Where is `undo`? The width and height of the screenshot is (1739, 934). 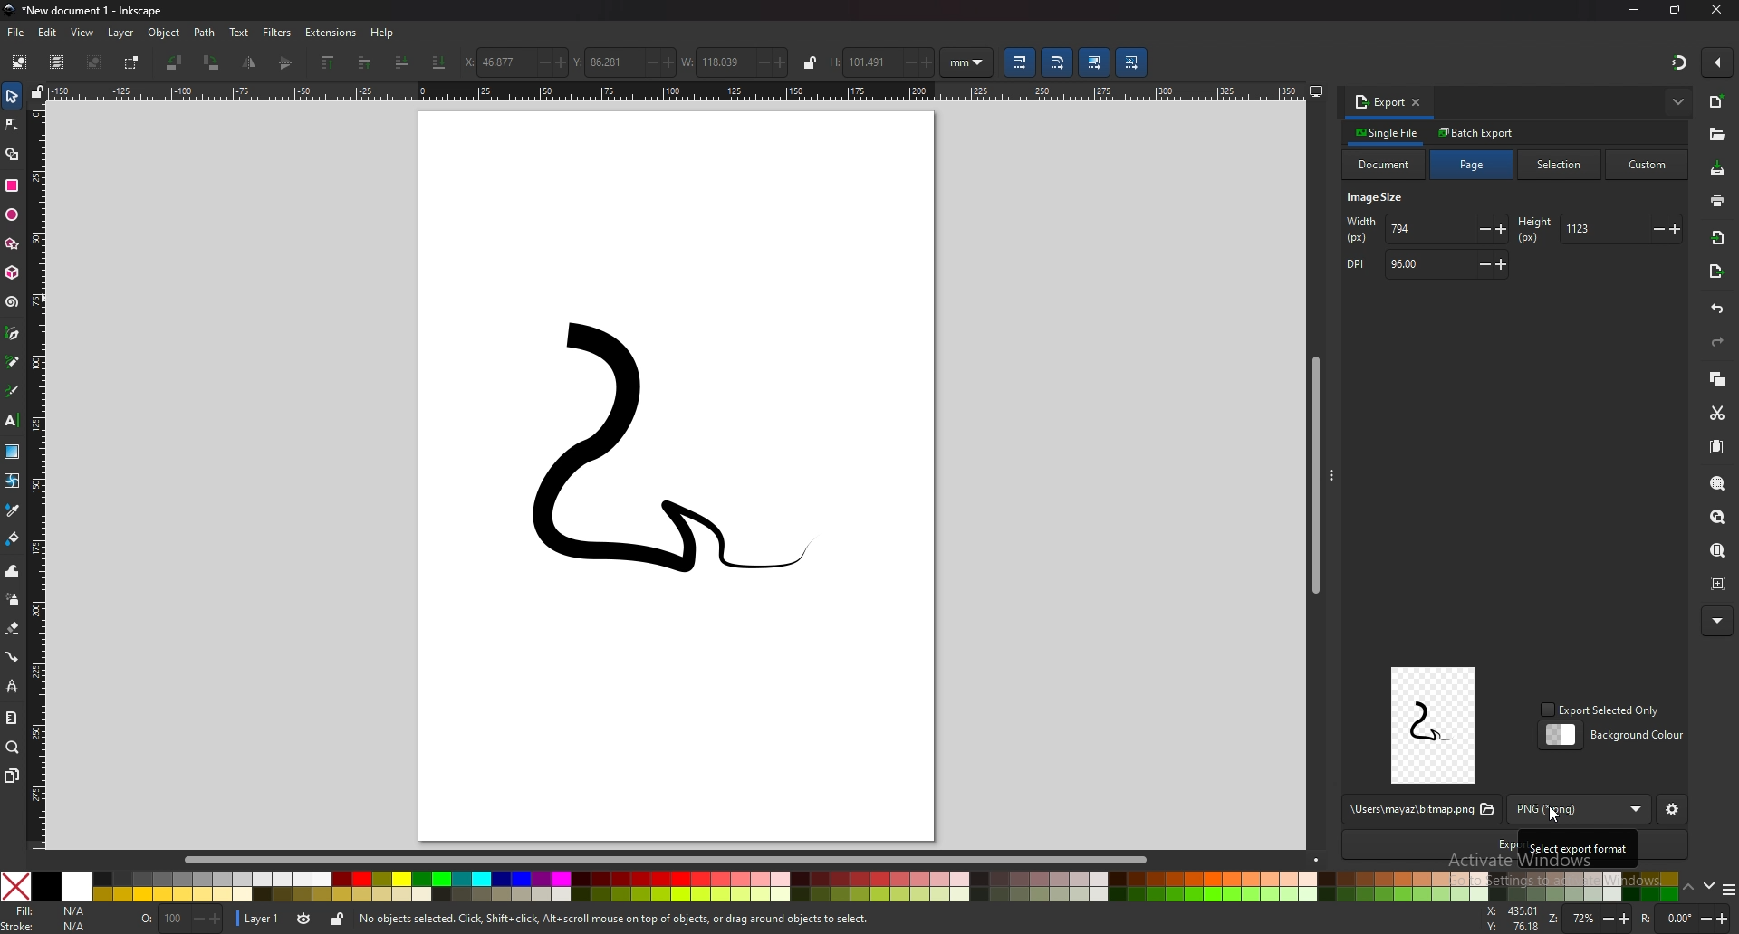 undo is located at coordinates (1718, 310).